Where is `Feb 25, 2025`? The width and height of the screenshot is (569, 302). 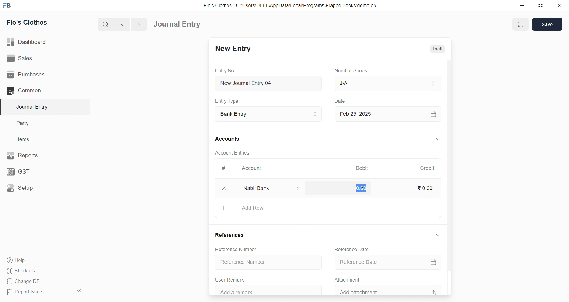
Feb 25, 2025 is located at coordinates (386, 114).